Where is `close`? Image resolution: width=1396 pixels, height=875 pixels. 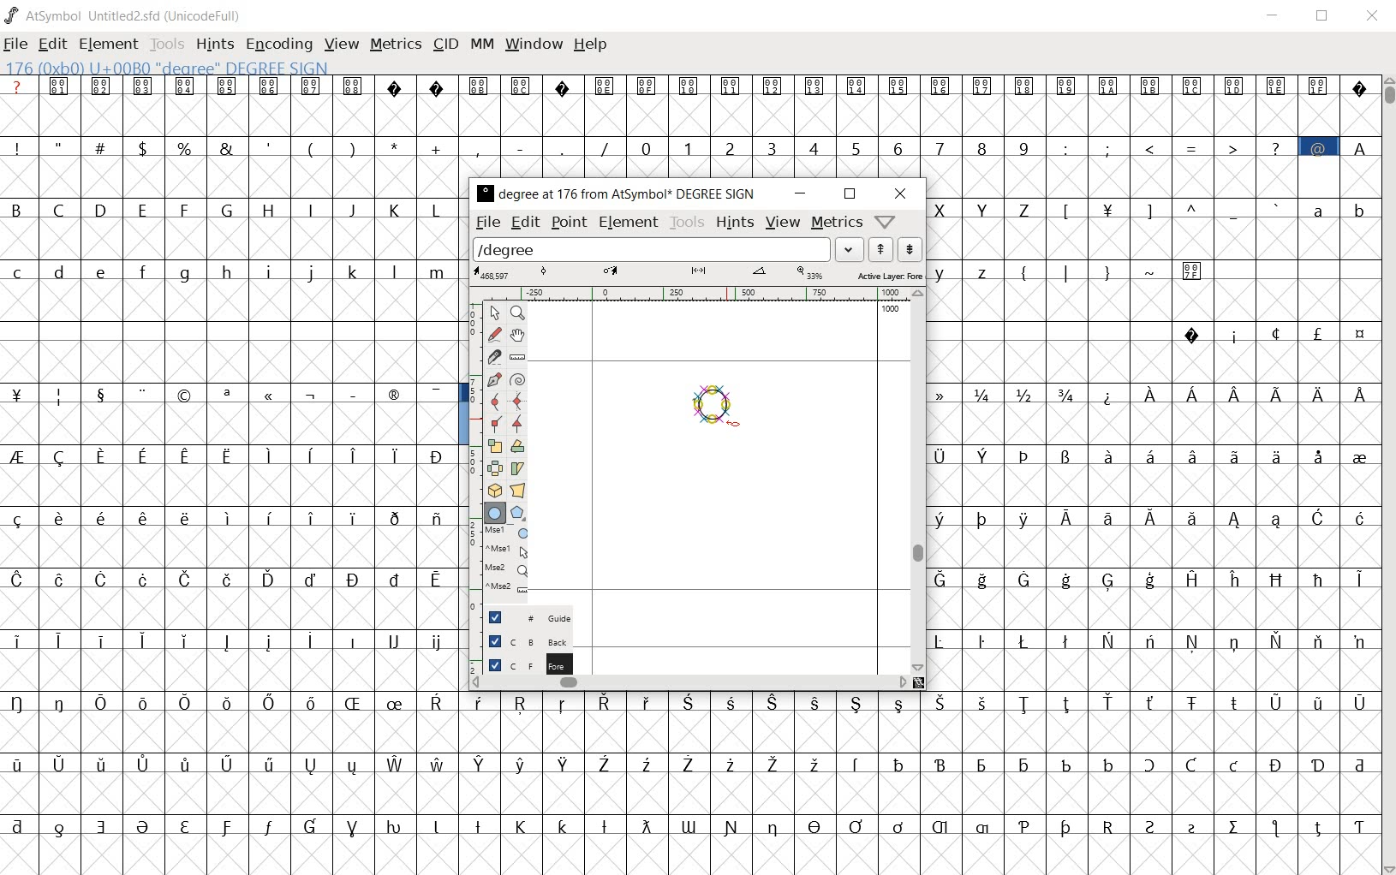
close is located at coordinates (900, 194).